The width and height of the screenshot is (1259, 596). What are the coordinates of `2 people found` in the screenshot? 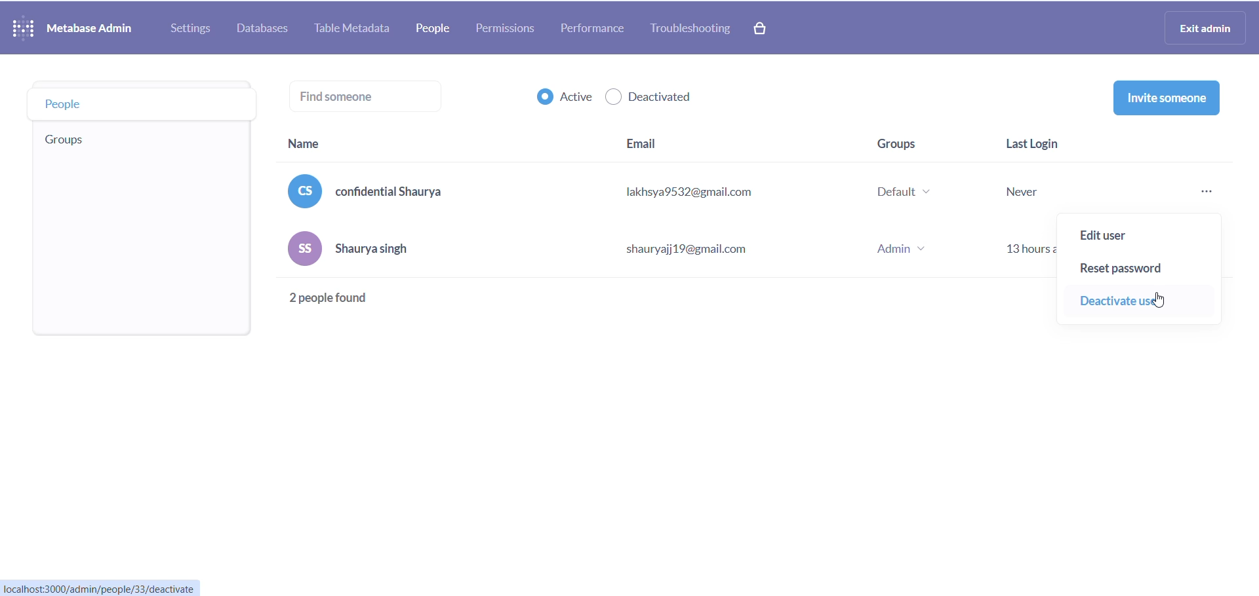 It's located at (328, 300).